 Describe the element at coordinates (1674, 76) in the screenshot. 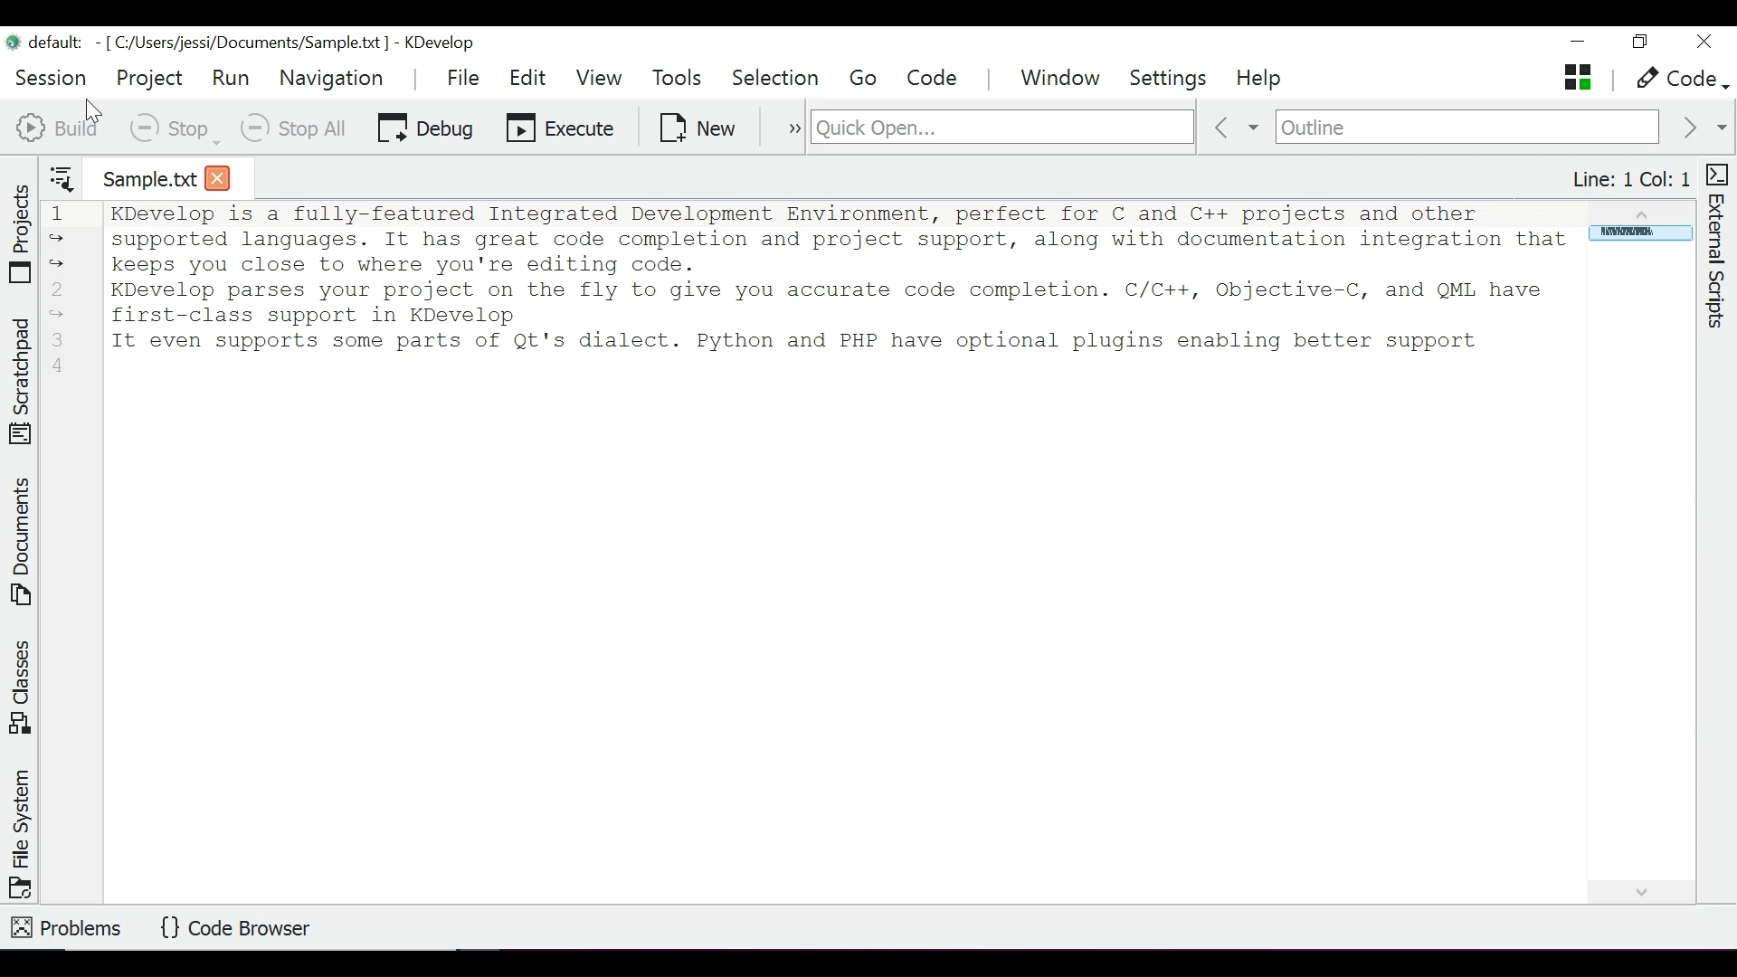

I see `Code` at that location.